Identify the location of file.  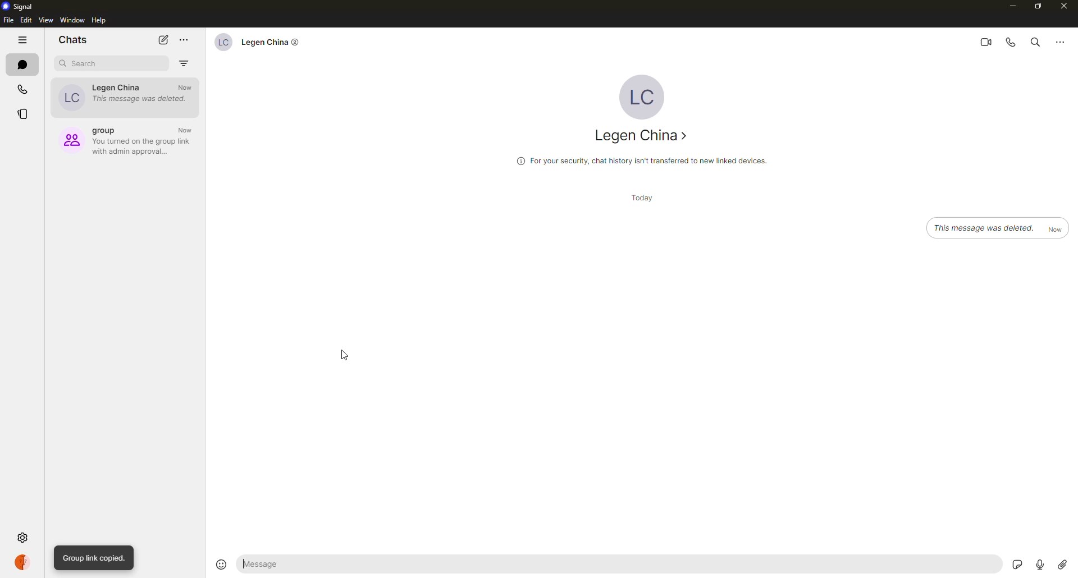
(7, 20).